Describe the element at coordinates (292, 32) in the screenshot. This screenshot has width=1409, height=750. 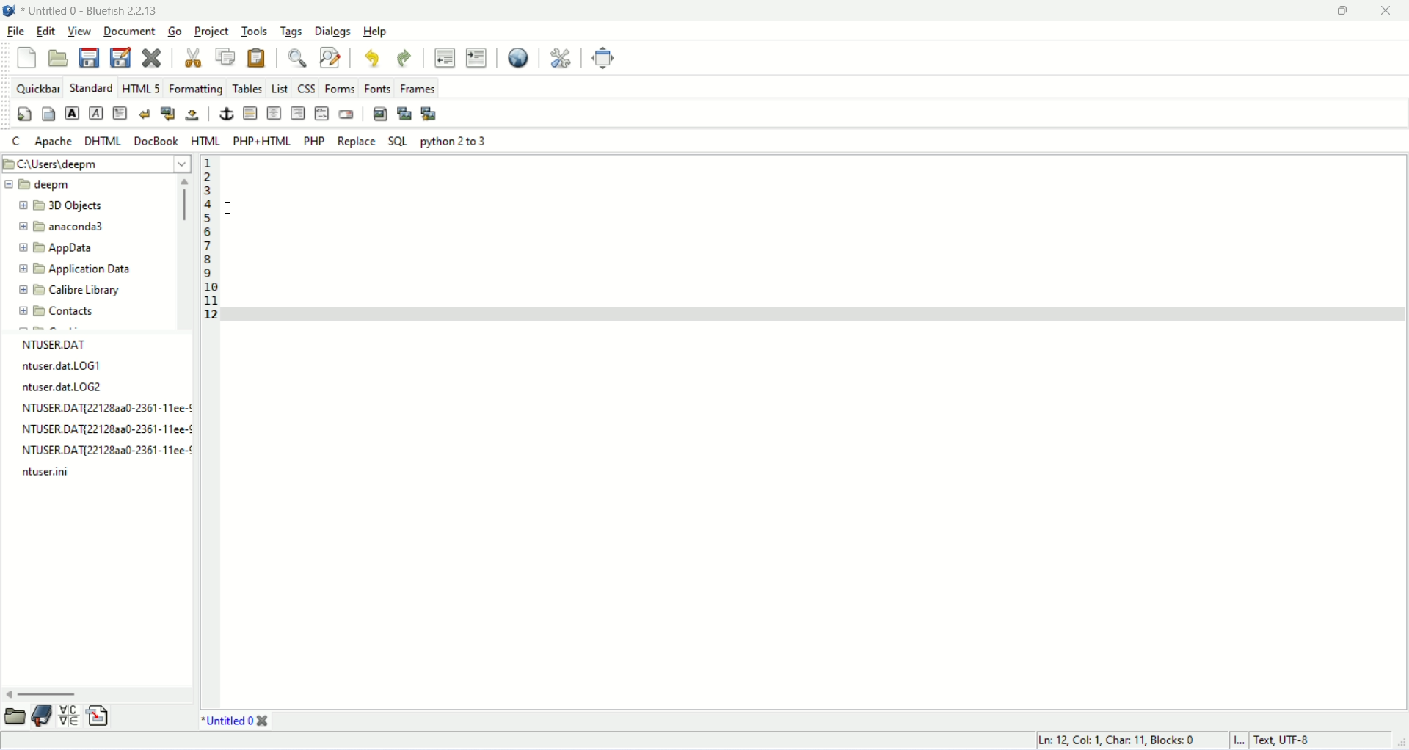
I see `tags` at that location.